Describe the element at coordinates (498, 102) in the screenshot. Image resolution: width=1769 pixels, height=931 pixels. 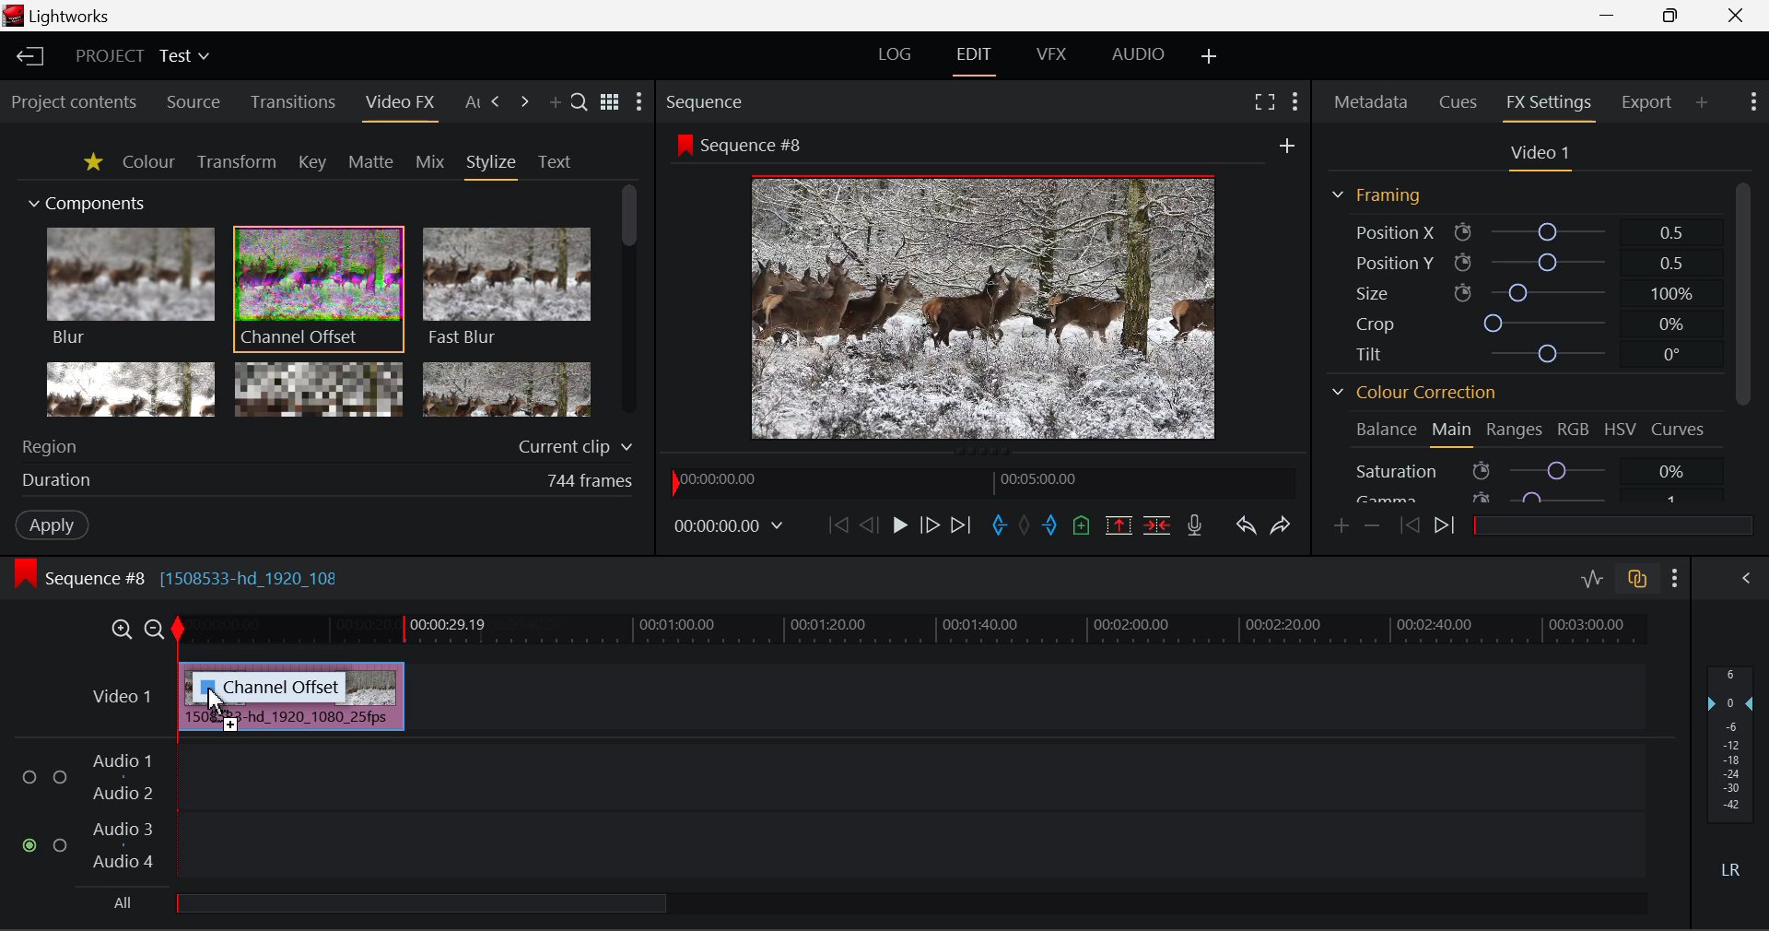
I see `Next Tab` at that location.